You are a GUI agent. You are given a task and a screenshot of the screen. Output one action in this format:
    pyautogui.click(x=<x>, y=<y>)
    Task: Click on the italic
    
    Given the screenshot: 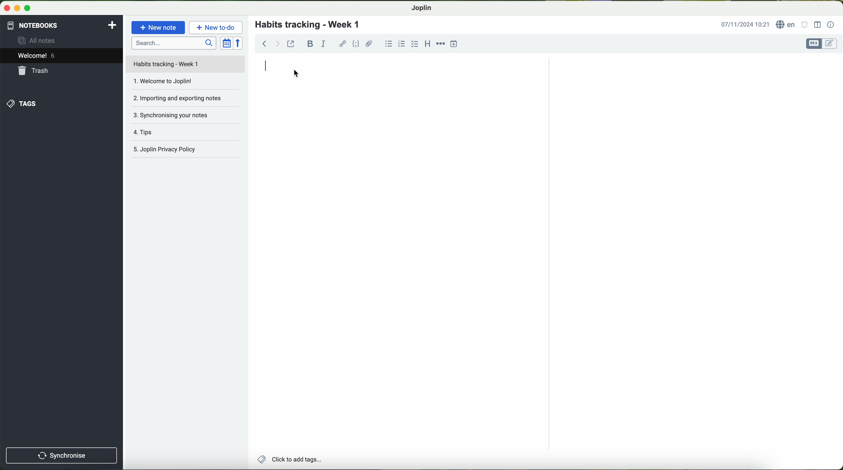 What is the action you would take?
    pyautogui.click(x=323, y=43)
    